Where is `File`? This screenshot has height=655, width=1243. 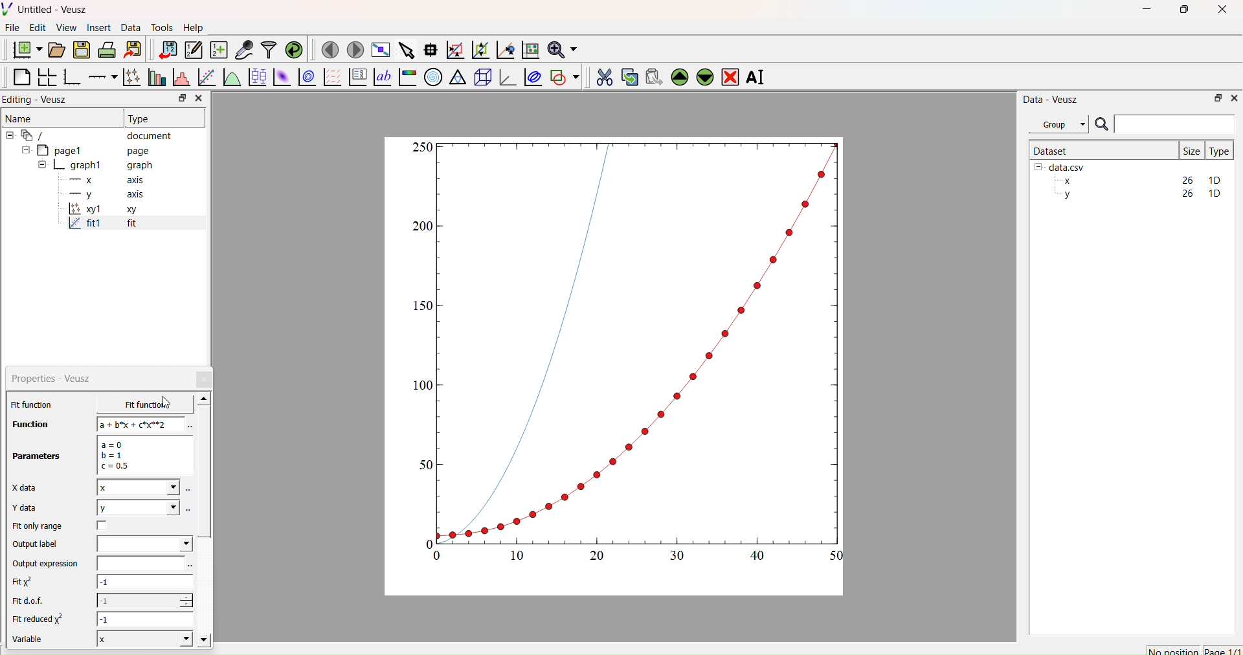 File is located at coordinates (12, 27).